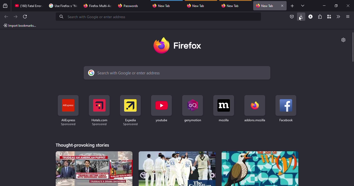 The width and height of the screenshot is (354, 186). What do you see at coordinates (347, 17) in the screenshot?
I see `menu` at bounding box center [347, 17].